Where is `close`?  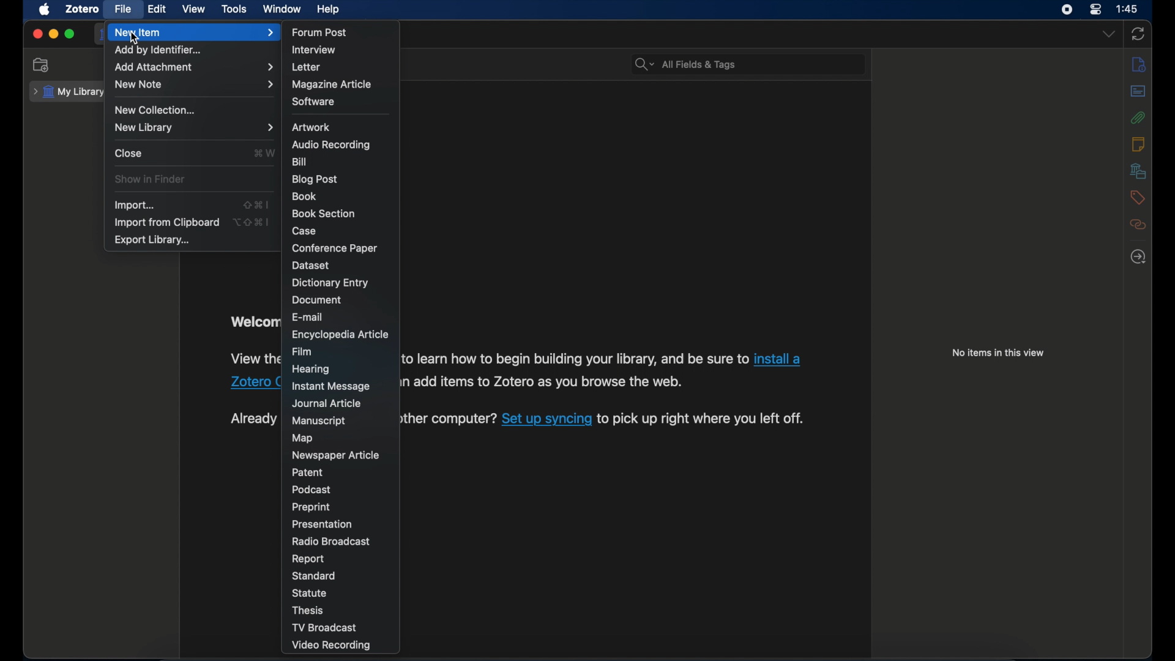
close is located at coordinates (128, 153).